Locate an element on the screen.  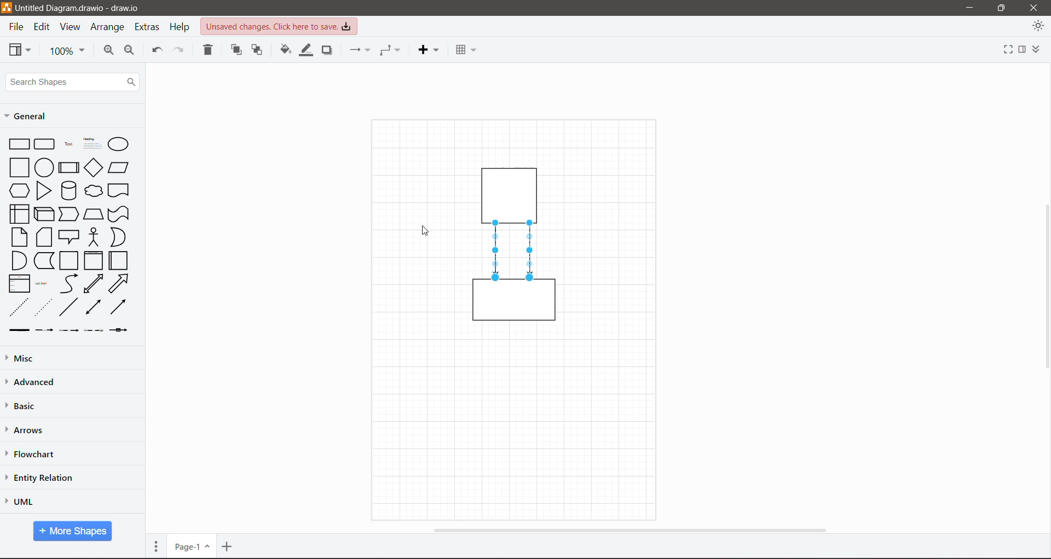
Rectangle is located at coordinates (19, 143).